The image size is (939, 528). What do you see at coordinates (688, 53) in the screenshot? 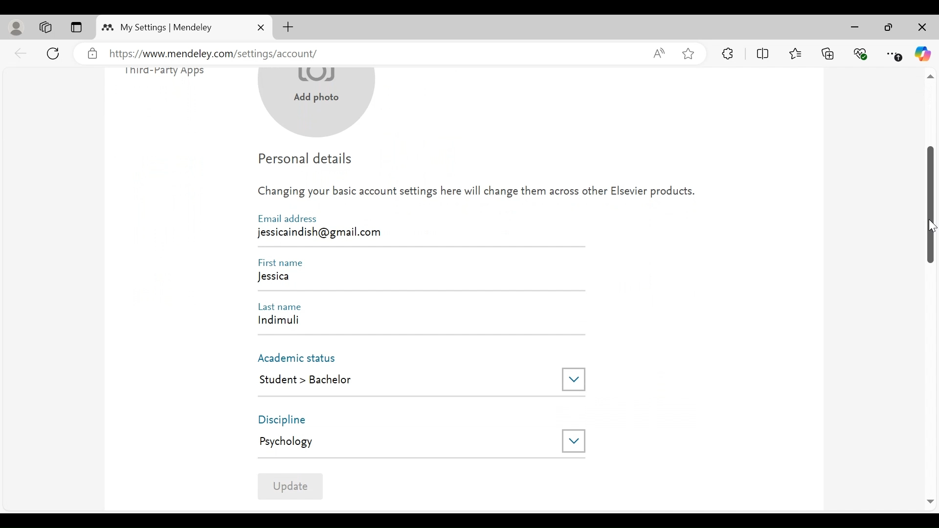
I see `Add this page to Favorites` at bounding box center [688, 53].